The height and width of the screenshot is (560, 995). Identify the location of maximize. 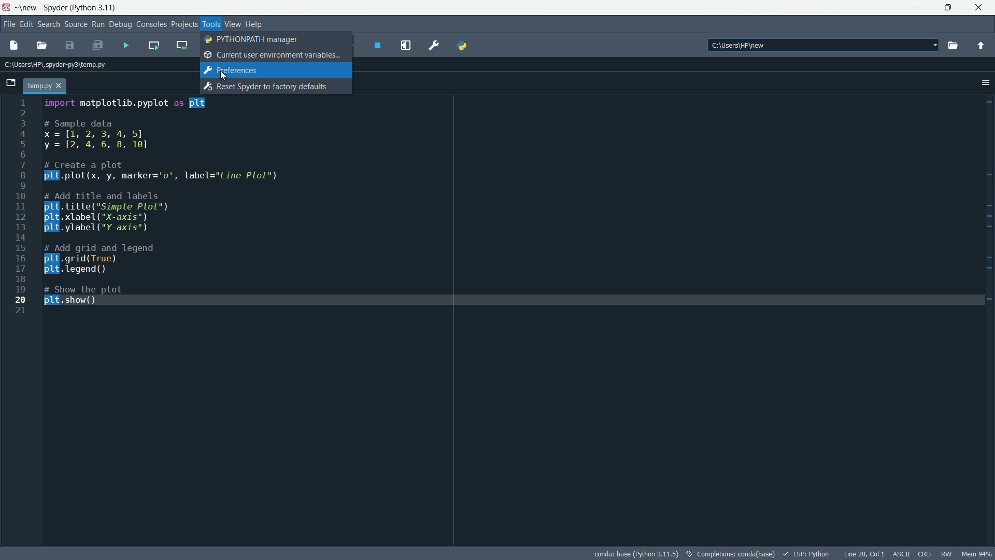
(950, 8).